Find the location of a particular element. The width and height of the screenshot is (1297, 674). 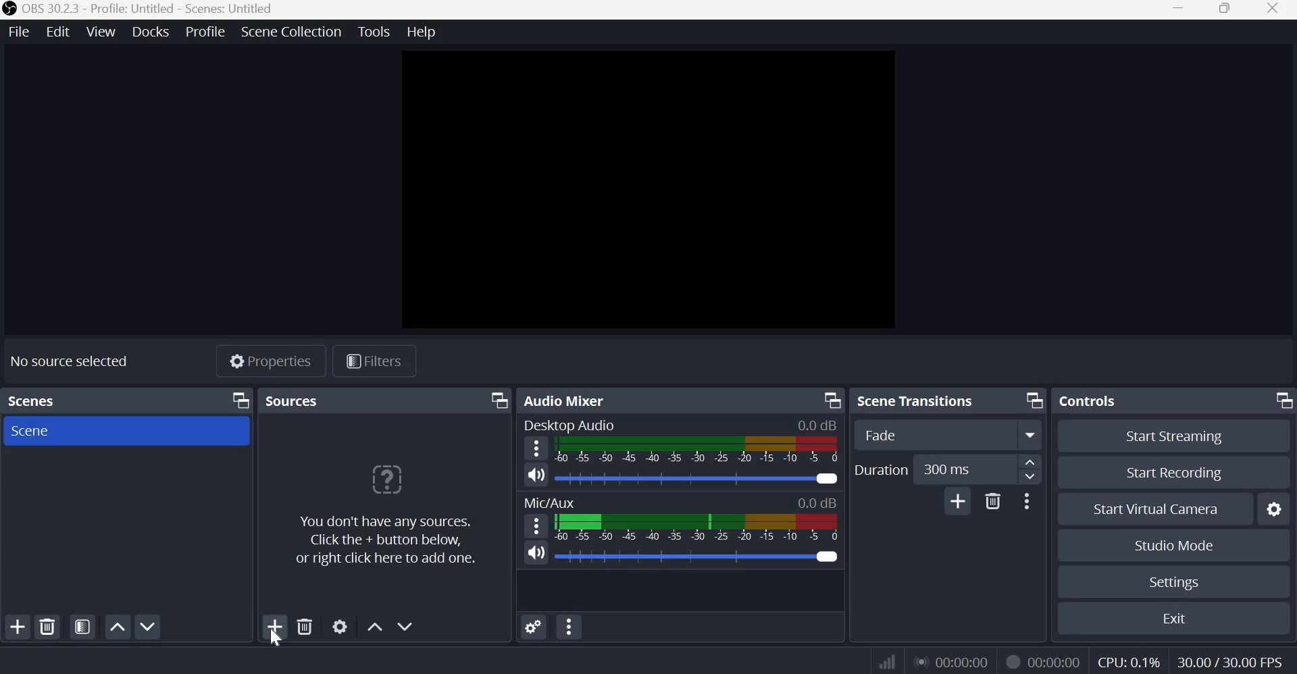

Audio Slider is located at coordinates (697, 478).